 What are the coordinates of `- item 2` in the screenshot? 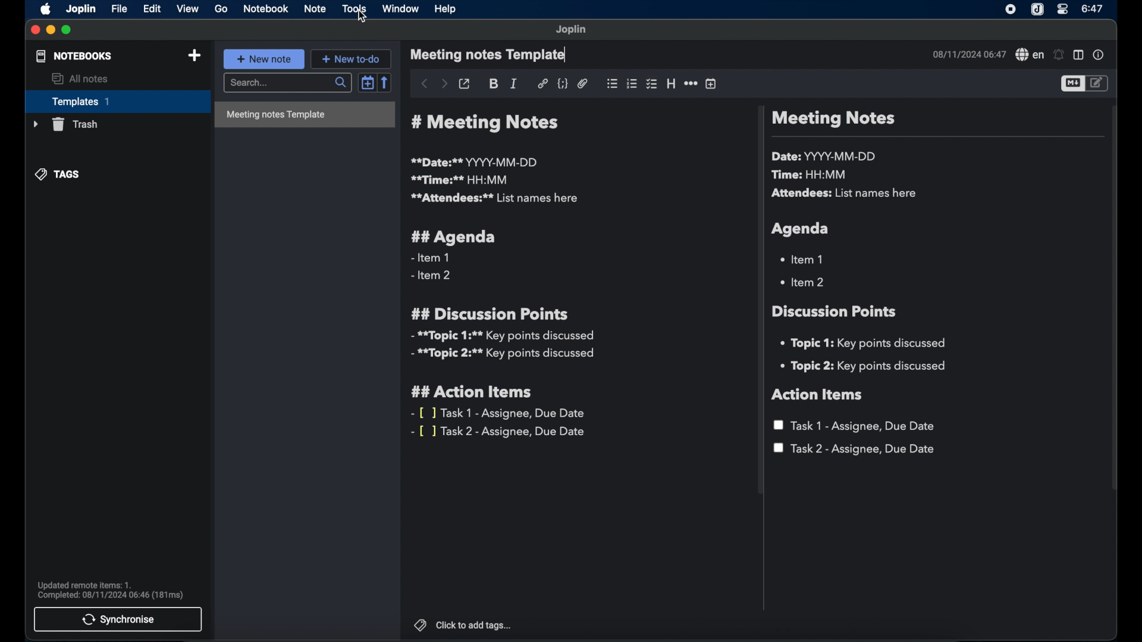 It's located at (432, 276).